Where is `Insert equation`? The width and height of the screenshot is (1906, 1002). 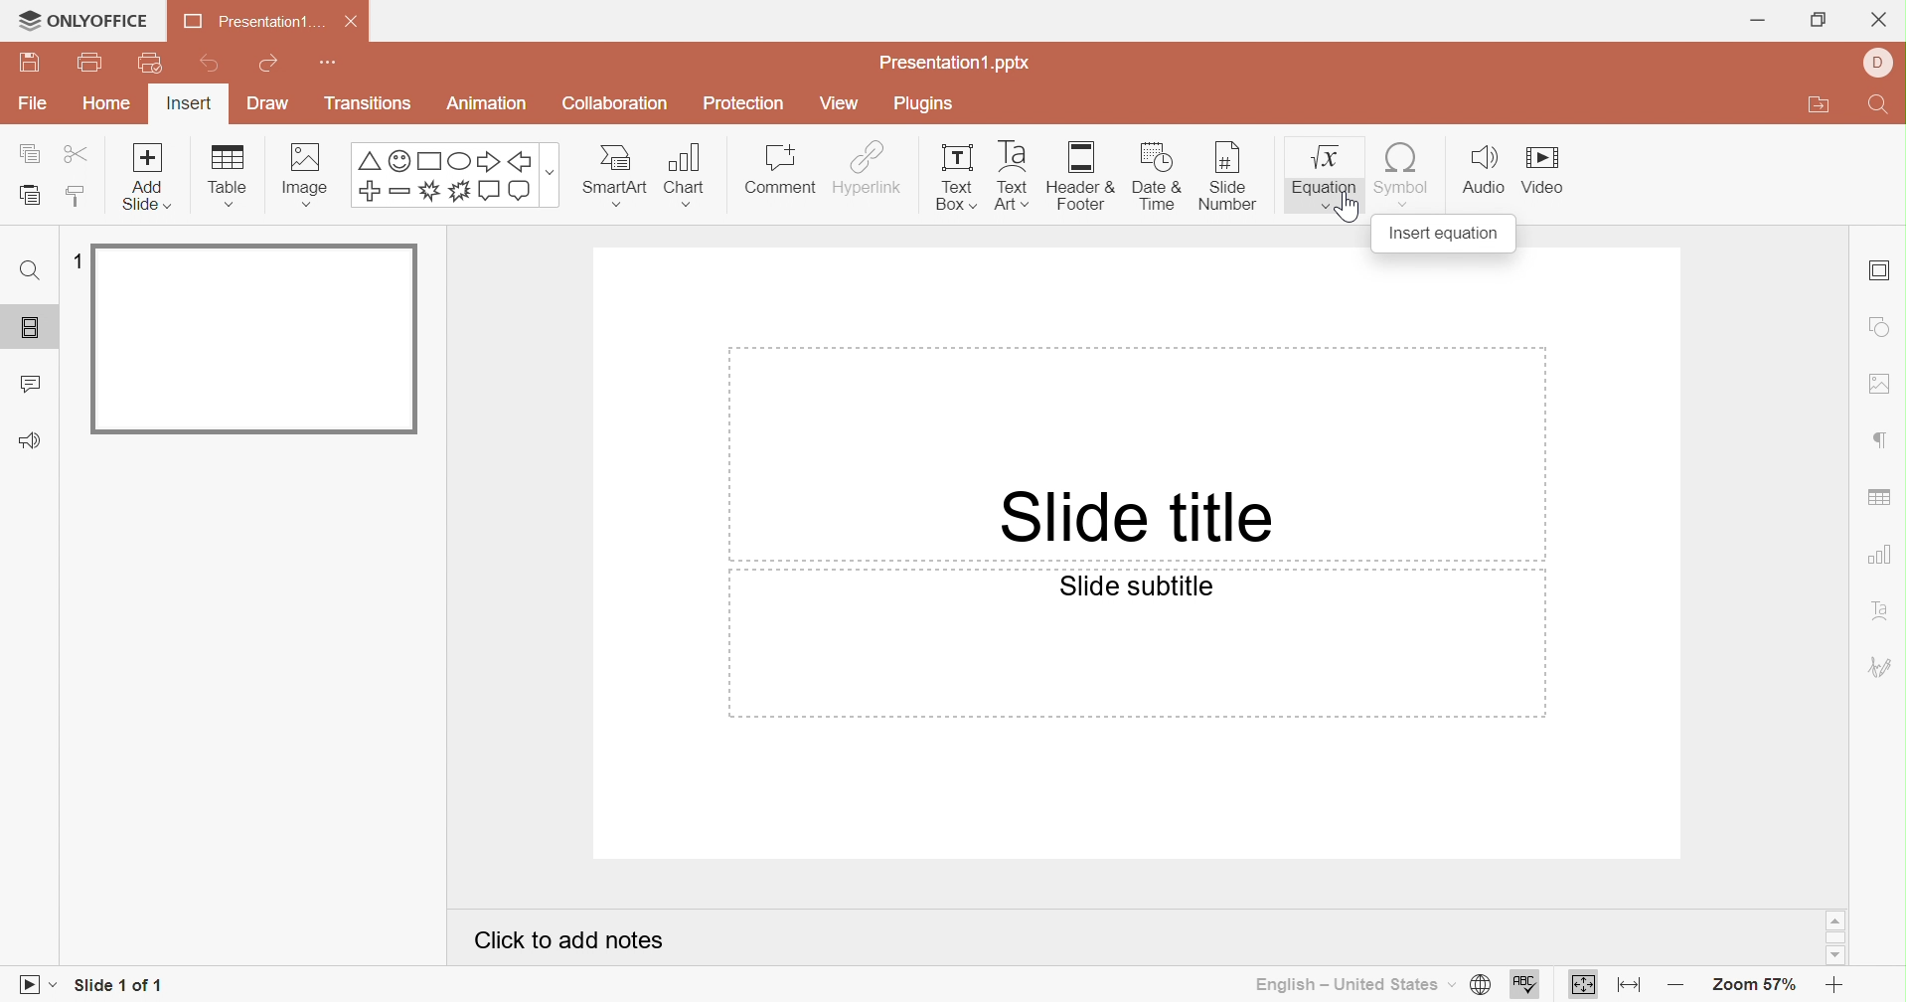 Insert equation is located at coordinates (1441, 236).